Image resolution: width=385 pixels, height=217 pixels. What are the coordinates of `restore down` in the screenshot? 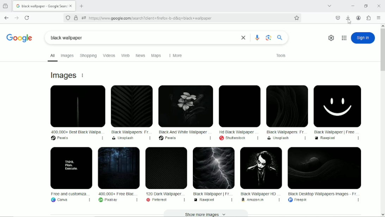 It's located at (366, 6).